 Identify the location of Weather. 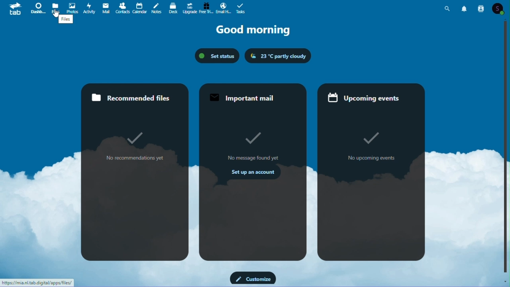
(277, 56).